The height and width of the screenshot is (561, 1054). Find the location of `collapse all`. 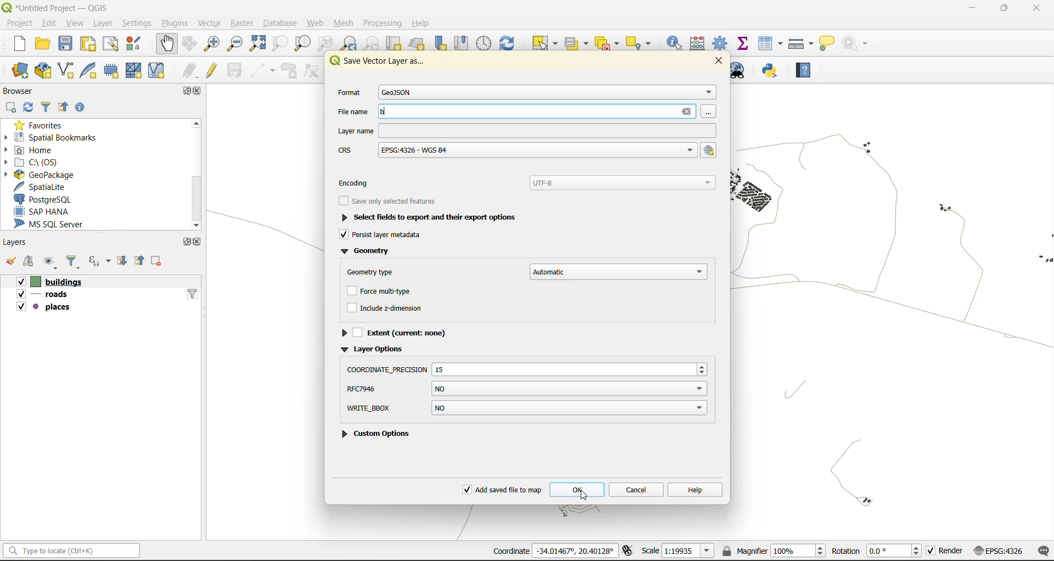

collapse all is located at coordinates (142, 261).